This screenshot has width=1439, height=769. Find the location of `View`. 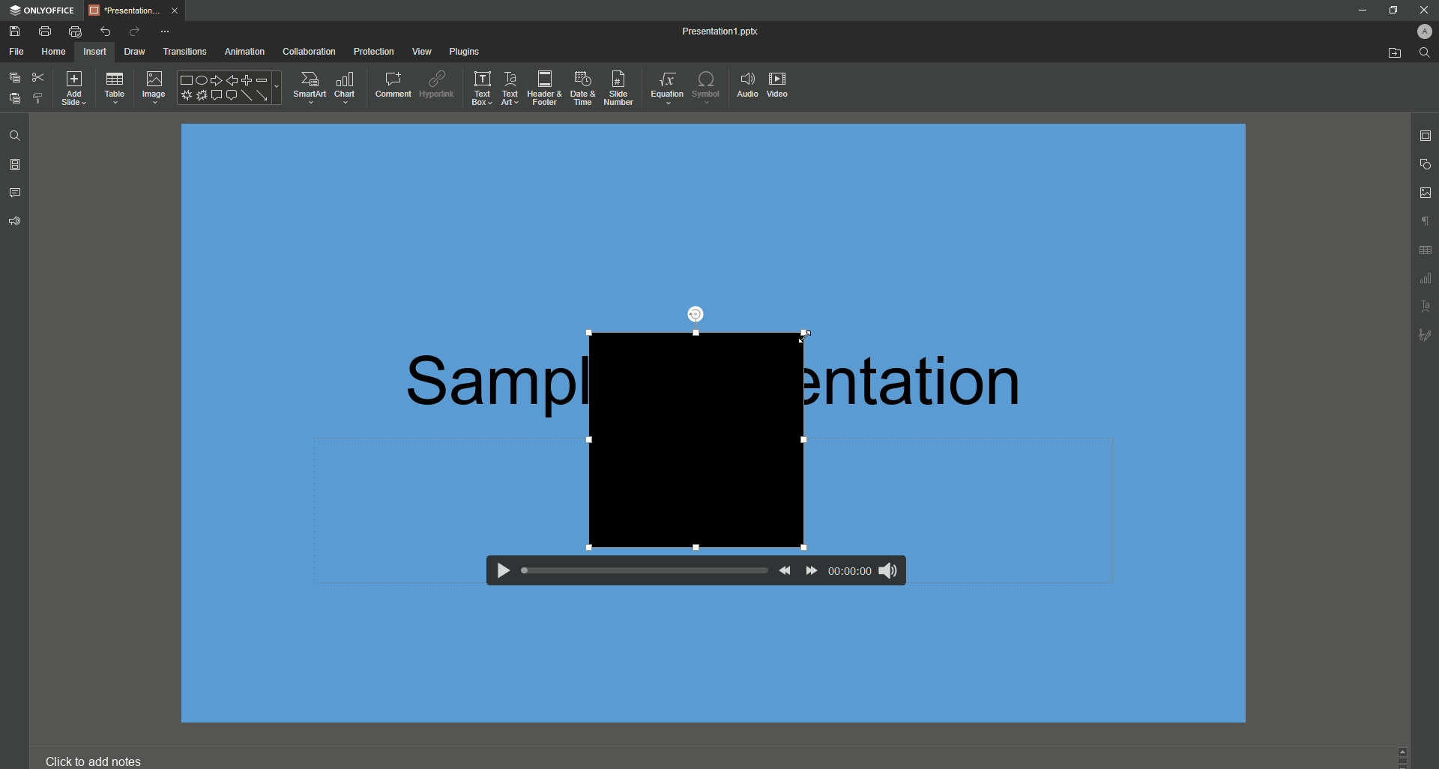

View is located at coordinates (423, 51).